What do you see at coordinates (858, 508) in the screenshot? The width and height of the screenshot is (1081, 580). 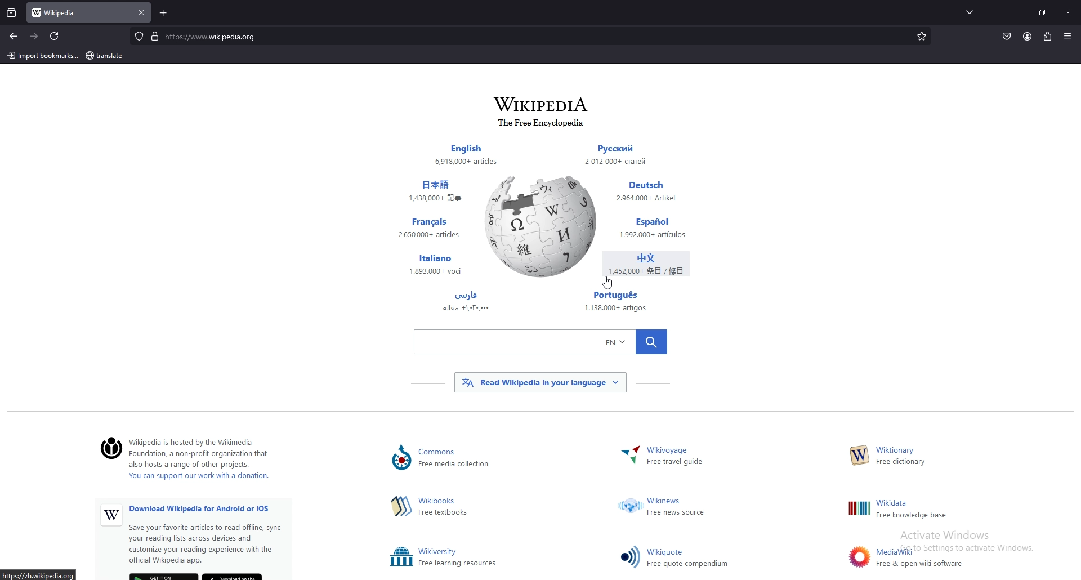 I see `` at bounding box center [858, 508].